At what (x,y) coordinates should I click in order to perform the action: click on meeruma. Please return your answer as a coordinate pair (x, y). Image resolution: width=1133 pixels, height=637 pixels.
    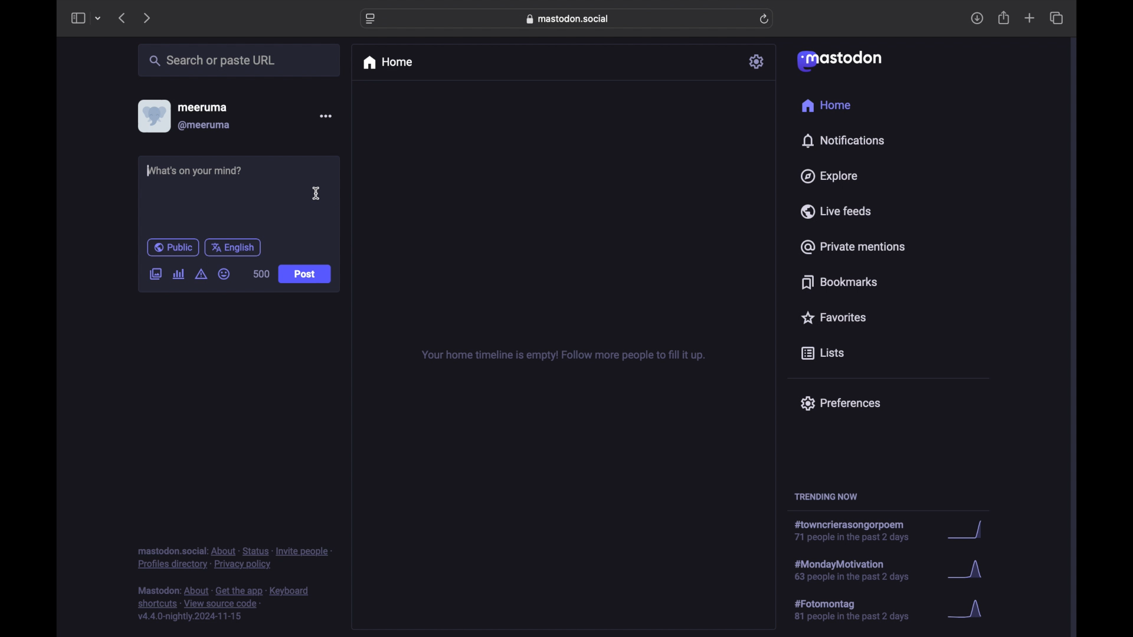
    Looking at the image, I should click on (202, 107).